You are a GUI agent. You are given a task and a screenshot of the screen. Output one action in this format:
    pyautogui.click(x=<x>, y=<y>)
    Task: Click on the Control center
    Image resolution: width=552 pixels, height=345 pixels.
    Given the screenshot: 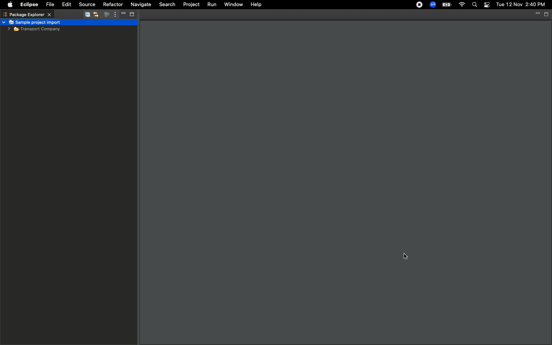 What is the action you would take?
    pyautogui.click(x=486, y=5)
    